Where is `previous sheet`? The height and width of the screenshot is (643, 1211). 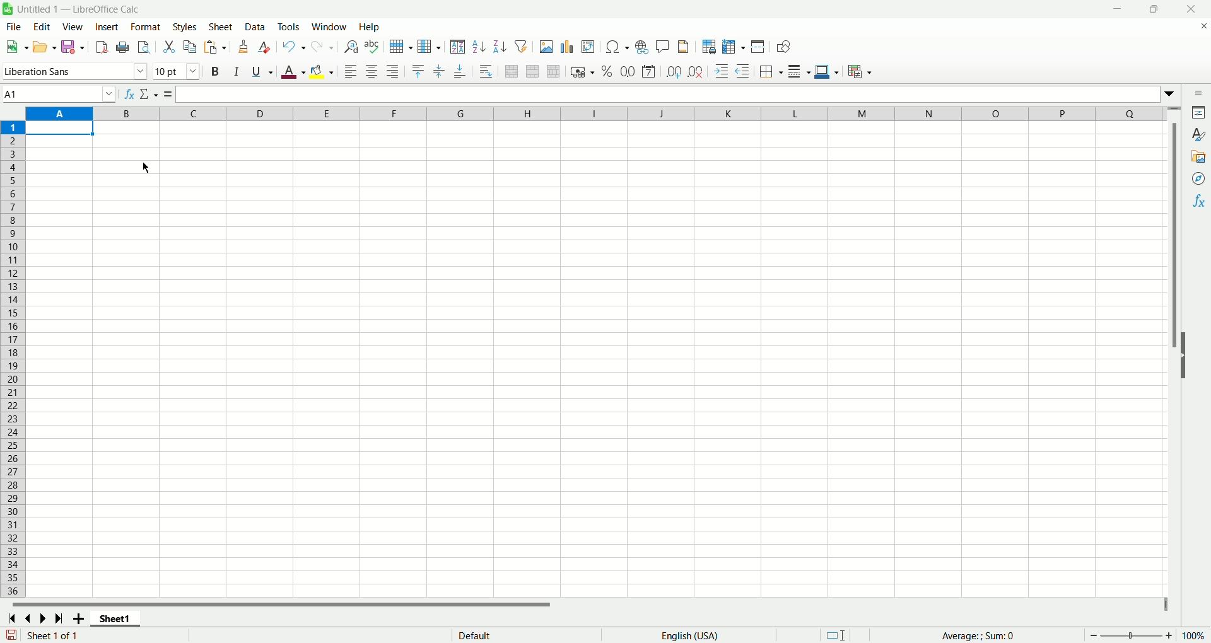
previous sheet is located at coordinates (30, 618).